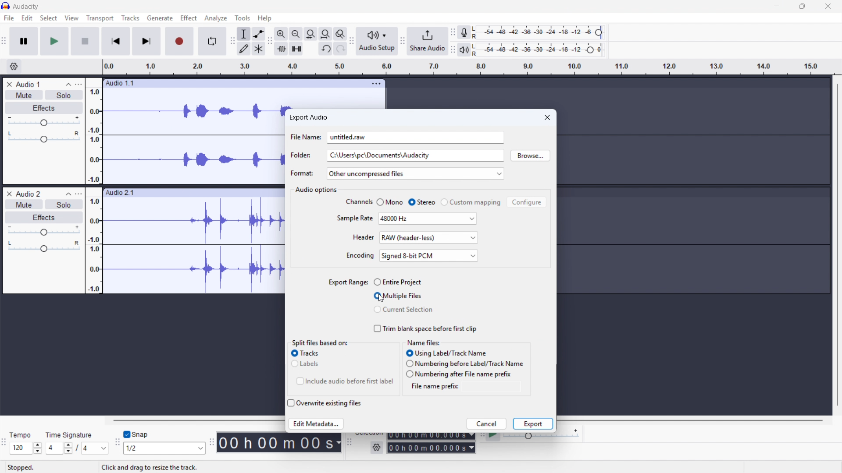  Describe the element at coordinates (317, 190) in the screenshot. I see `audio options` at that location.